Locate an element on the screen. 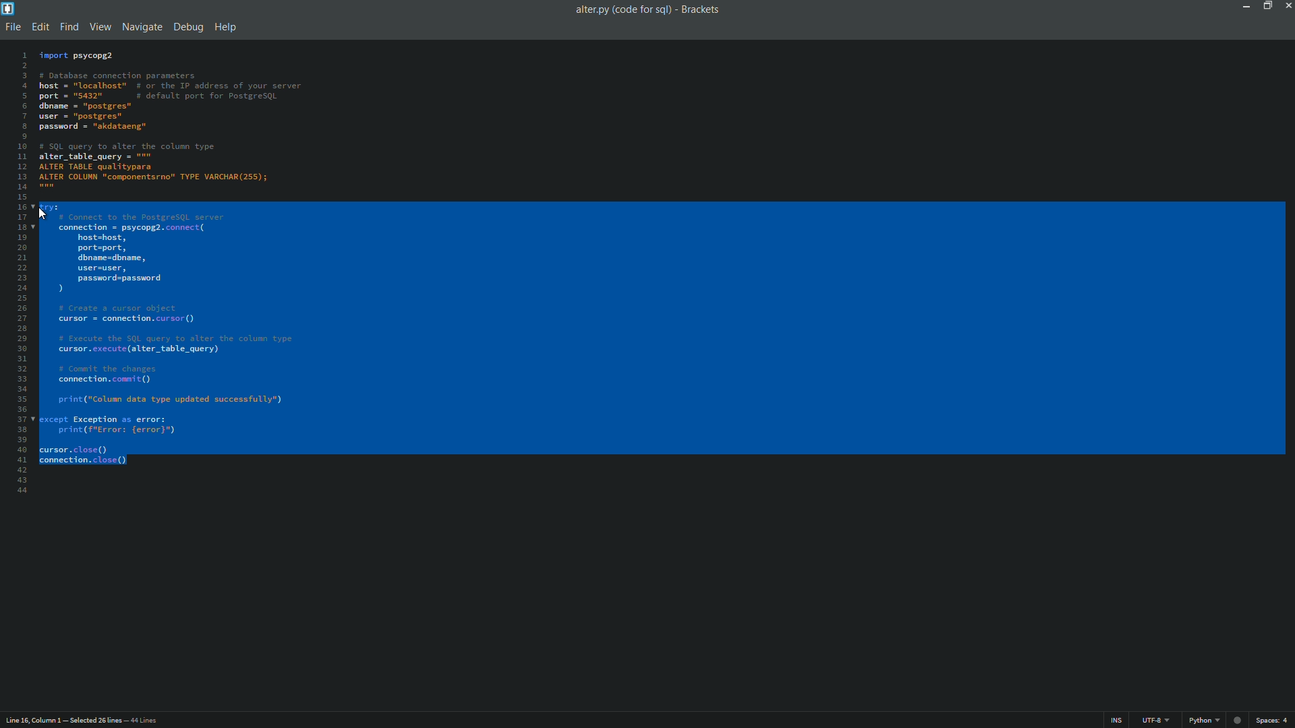 Image resolution: width=1295 pixels, height=728 pixels. find menu is located at coordinates (68, 27).